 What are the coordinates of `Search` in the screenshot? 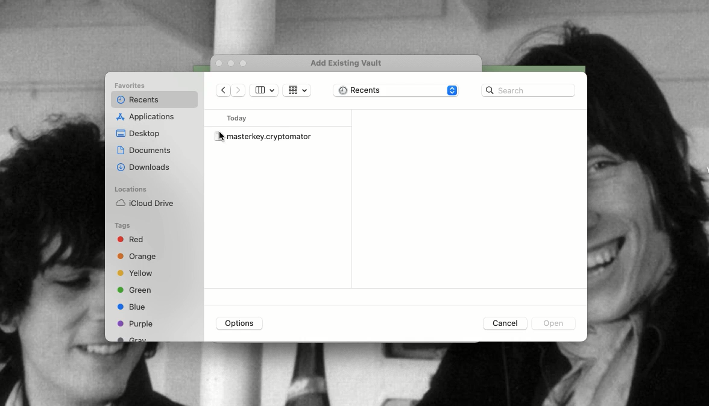 It's located at (528, 90).